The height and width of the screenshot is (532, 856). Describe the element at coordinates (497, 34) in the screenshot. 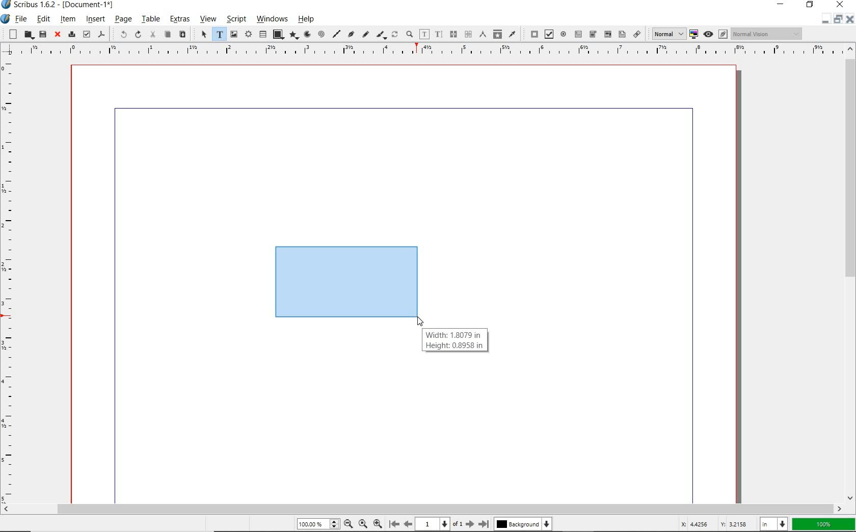

I see `copy item properties` at that location.